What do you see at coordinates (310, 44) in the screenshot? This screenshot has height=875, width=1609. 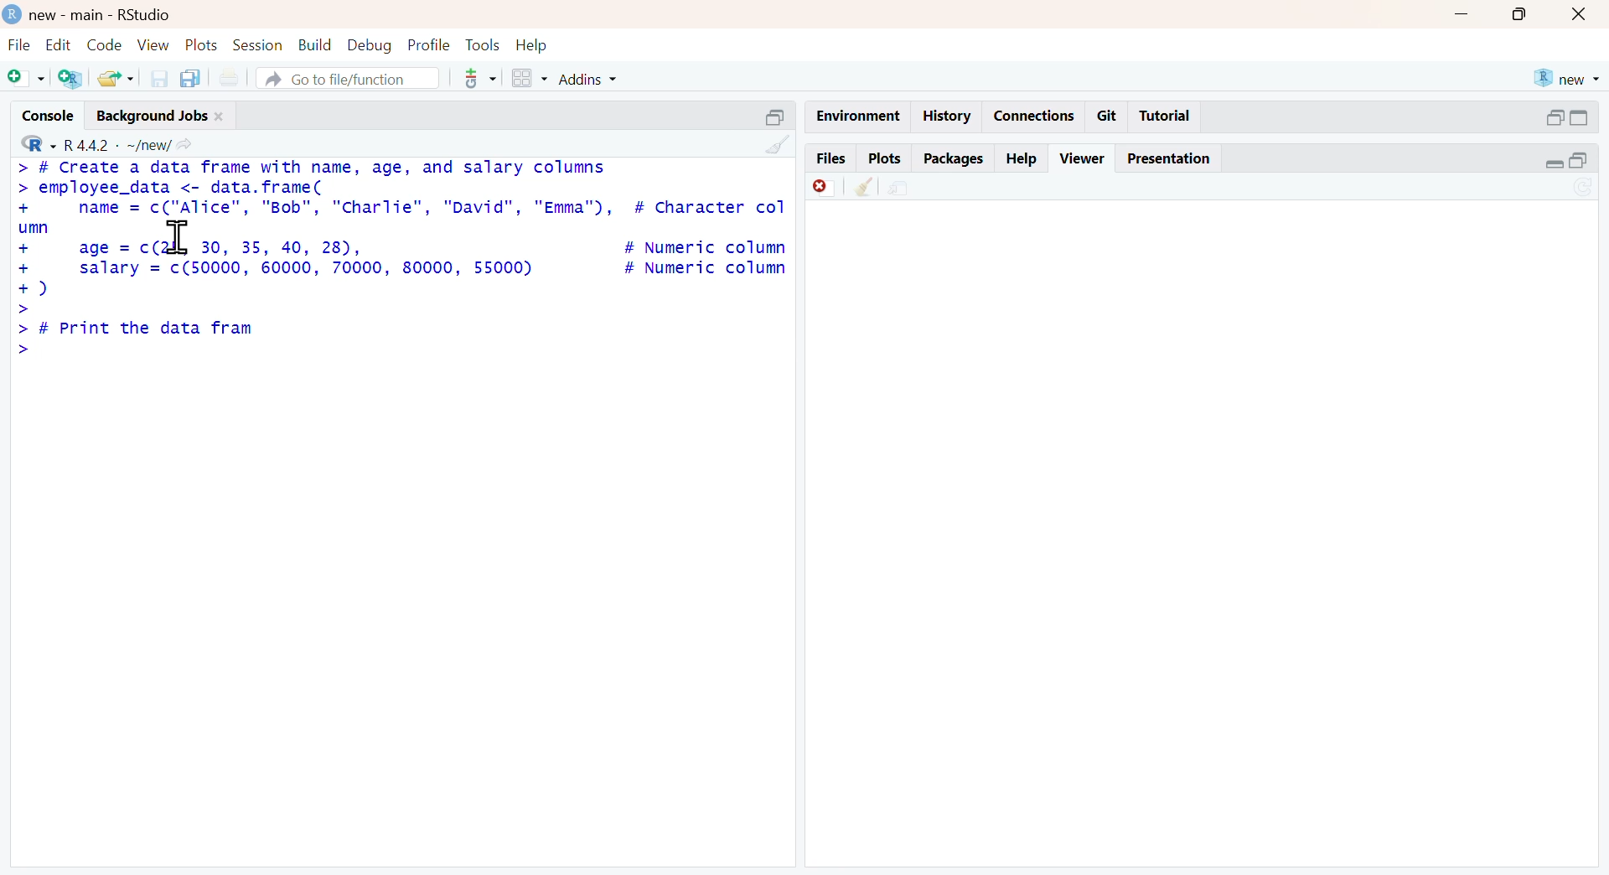 I see `Build` at bounding box center [310, 44].